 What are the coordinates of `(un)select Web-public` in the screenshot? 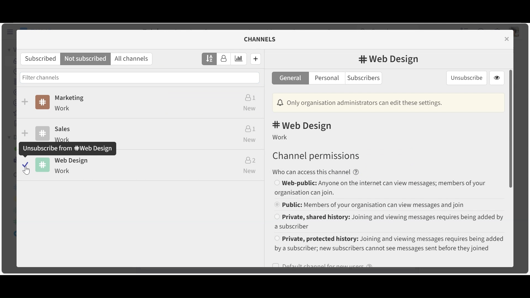 It's located at (387, 188).